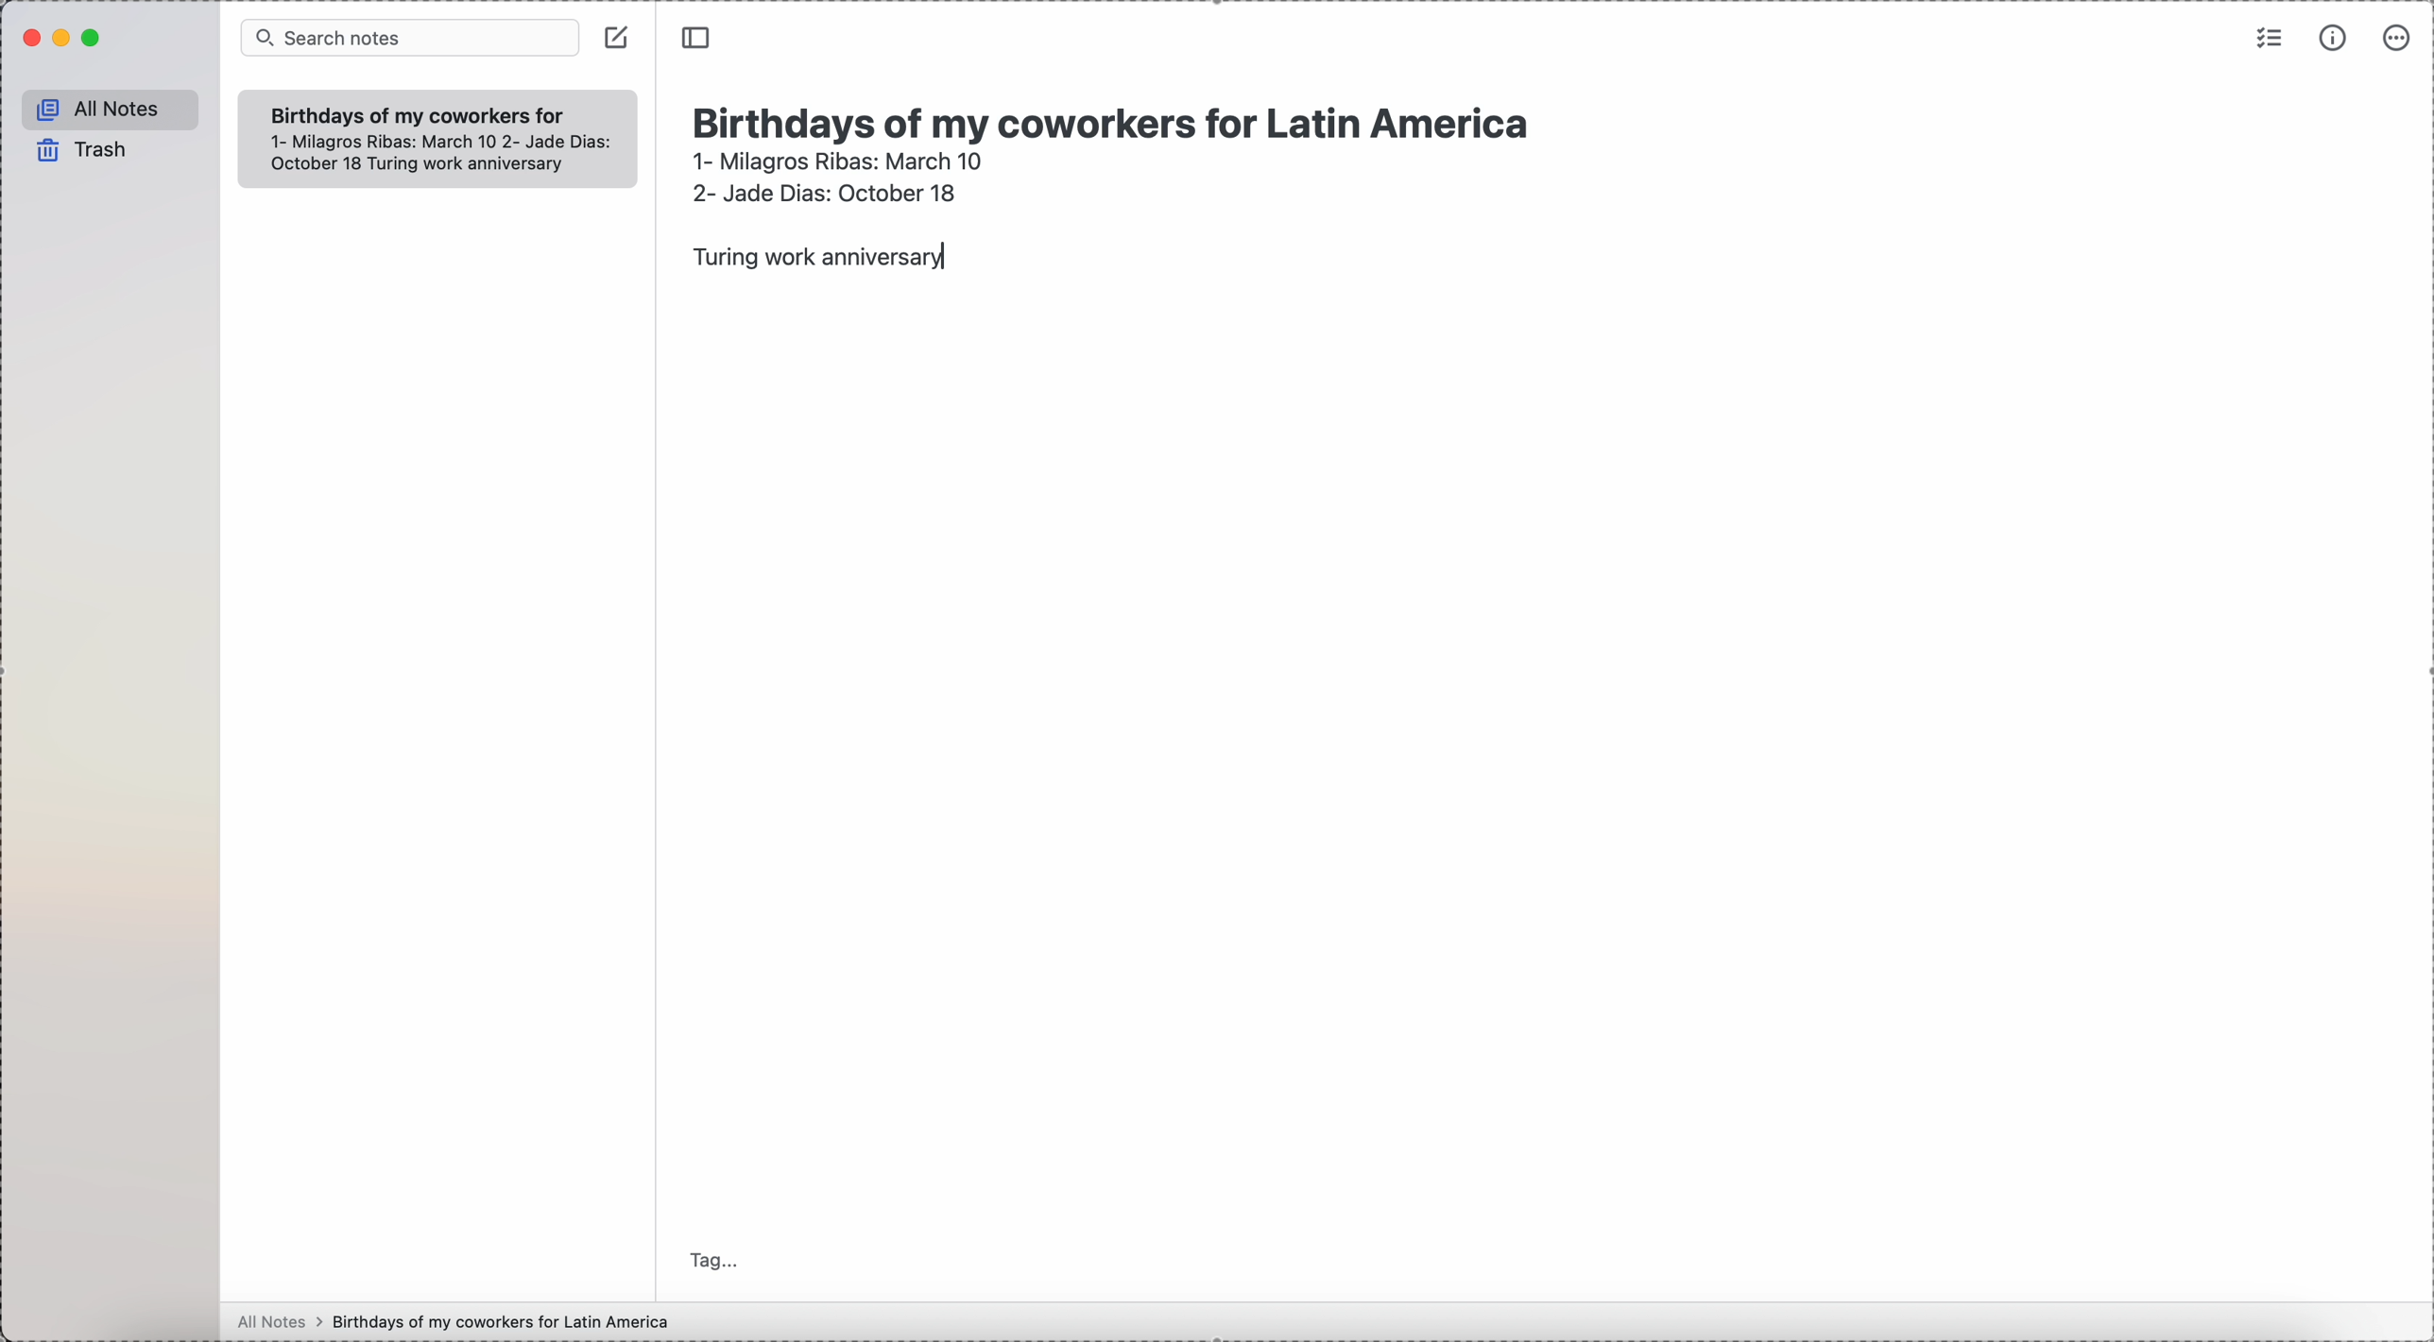 This screenshot has width=2434, height=1342. Describe the element at coordinates (458, 1321) in the screenshot. I see `all notes > birthdays of my coworkers for Latin America` at that location.